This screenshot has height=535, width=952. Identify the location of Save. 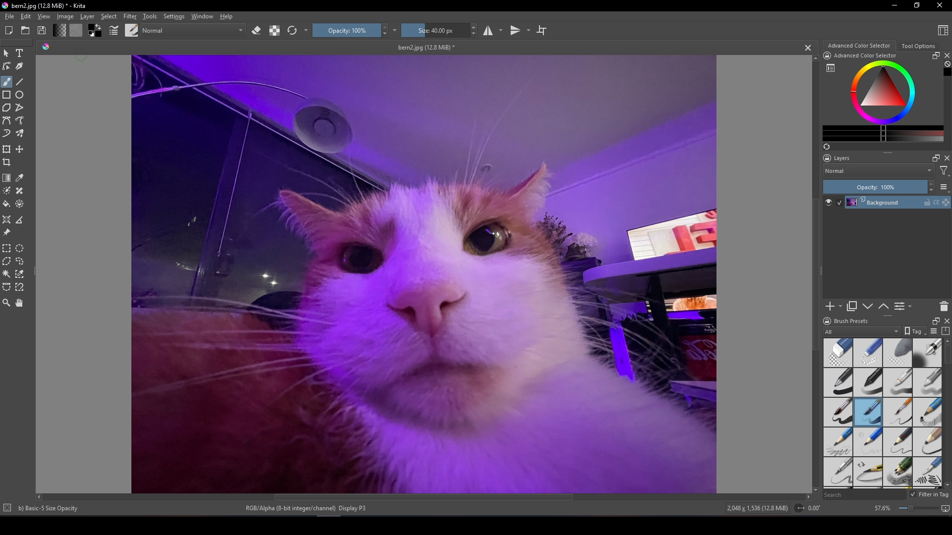
(42, 30).